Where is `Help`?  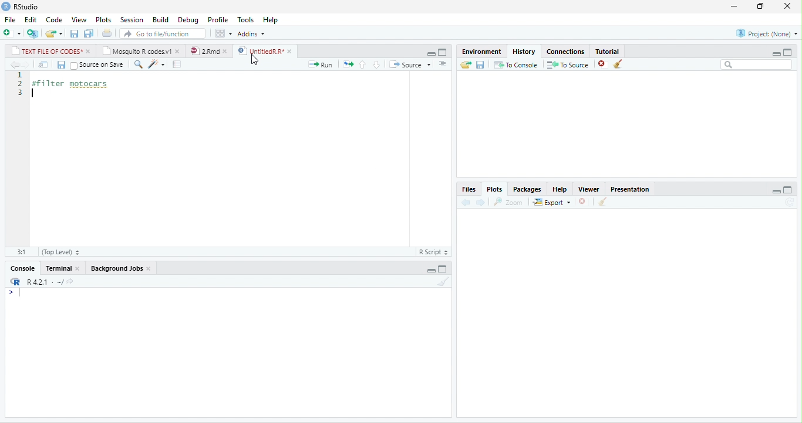 Help is located at coordinates (270, 20).